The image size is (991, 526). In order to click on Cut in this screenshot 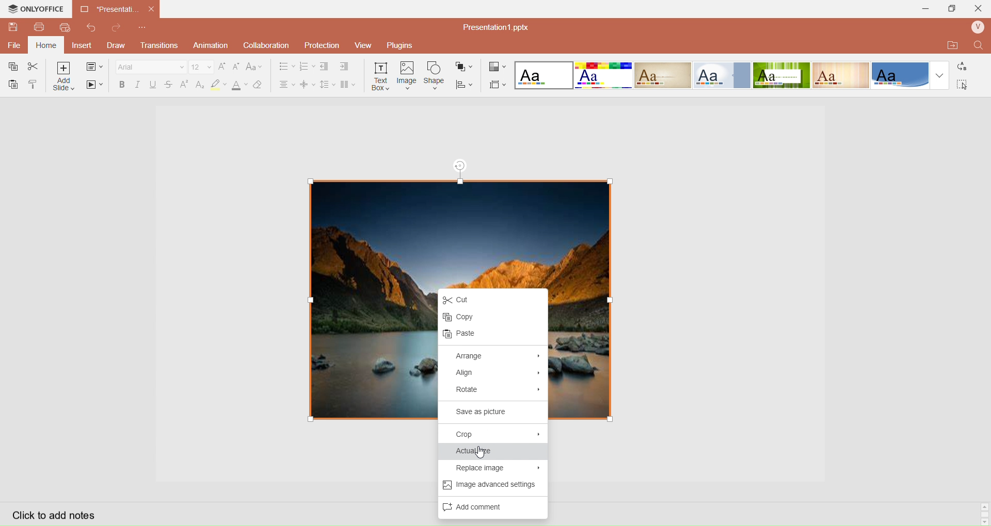, I will do `click(493, 301)`.